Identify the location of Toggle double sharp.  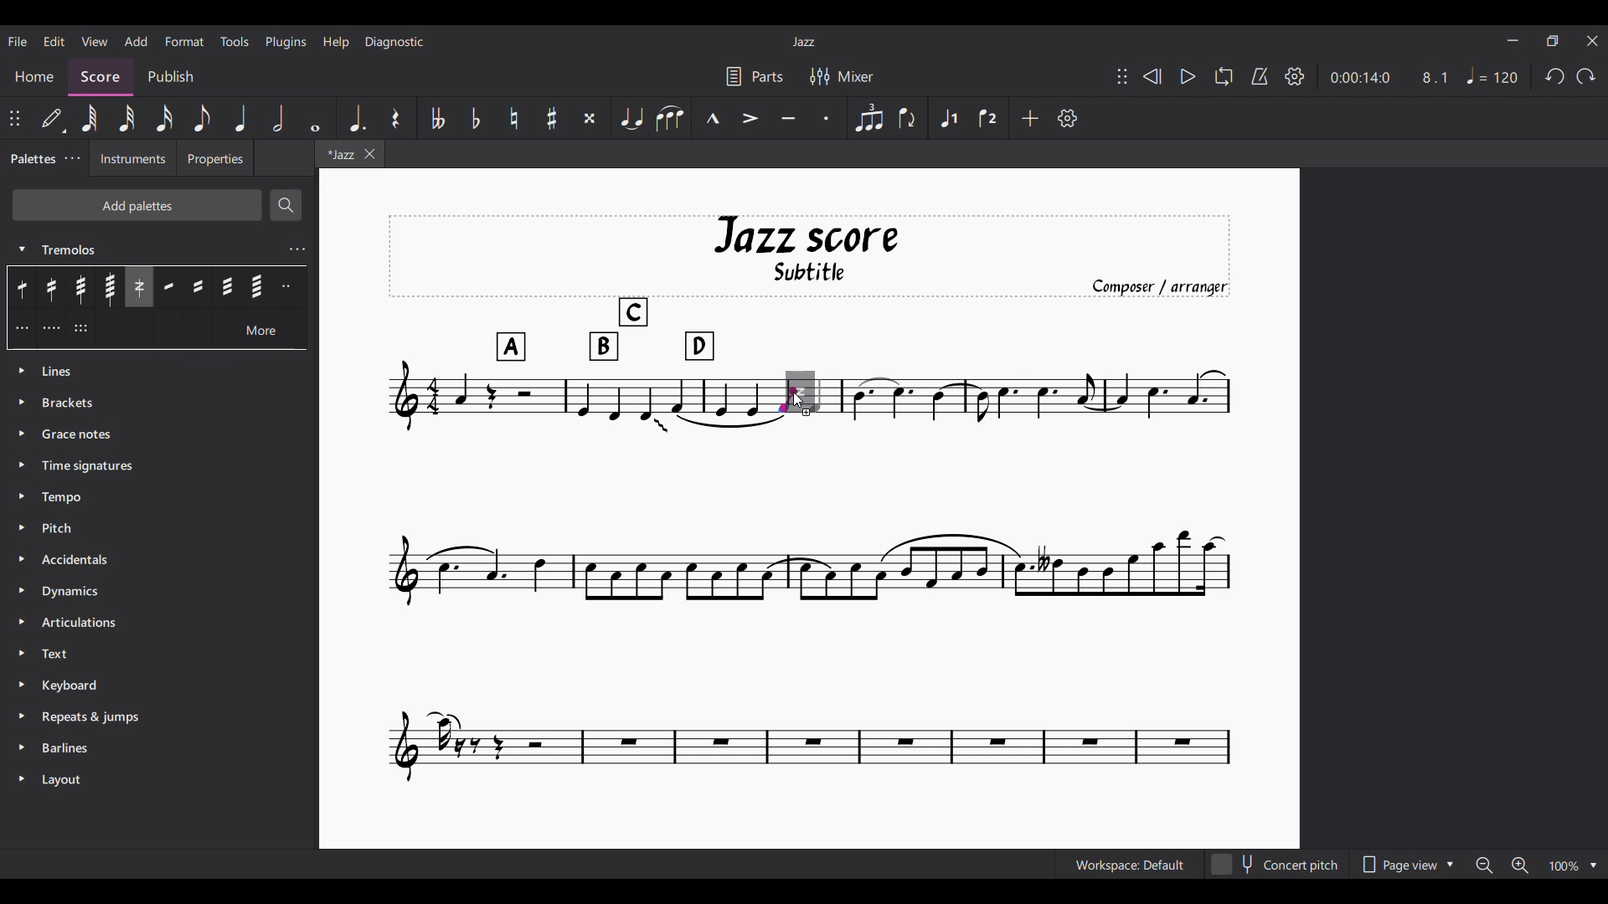
(590, 118).